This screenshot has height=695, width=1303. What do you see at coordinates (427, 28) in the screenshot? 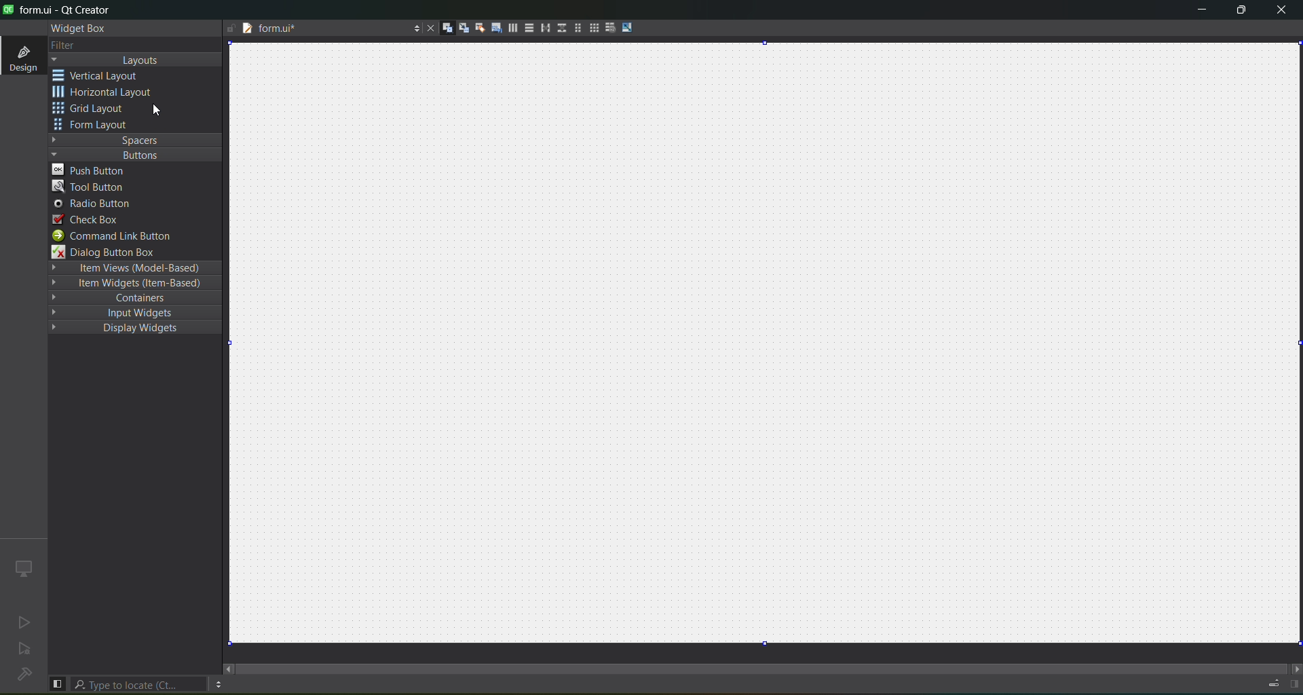
I see `close tab` at bounding box center [427, 28].